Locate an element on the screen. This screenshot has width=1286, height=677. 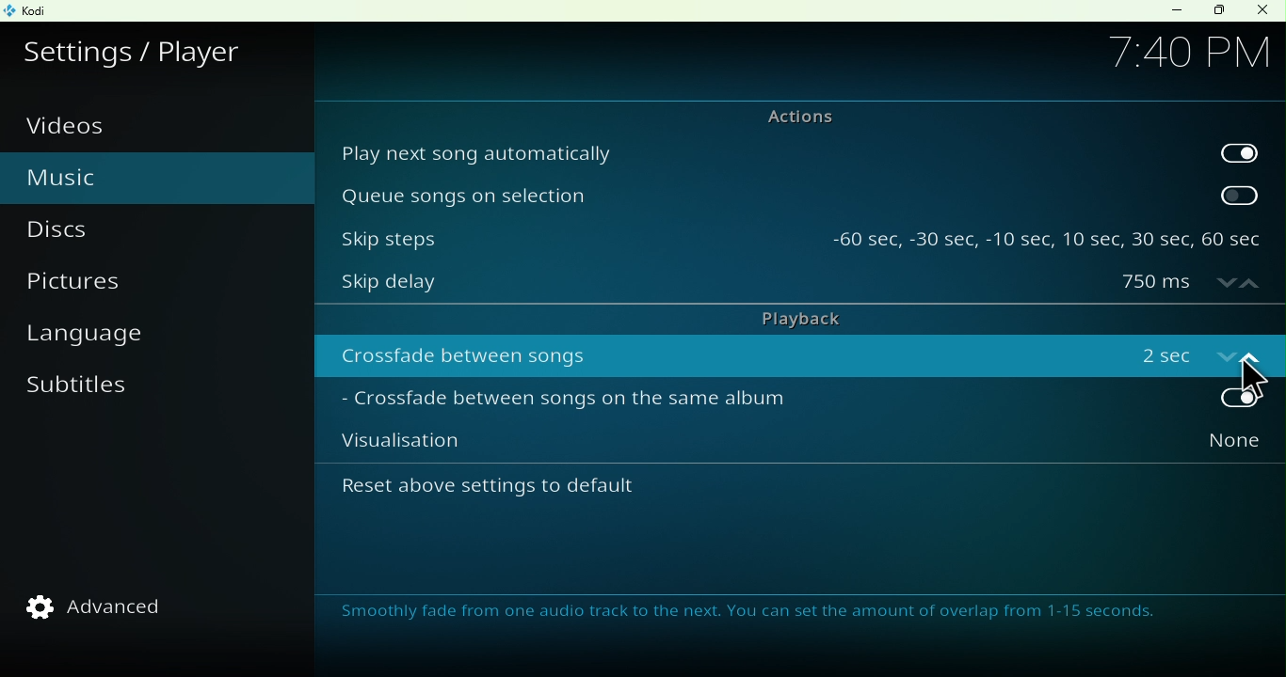
Minimize is located at coordinates (1172, 10).